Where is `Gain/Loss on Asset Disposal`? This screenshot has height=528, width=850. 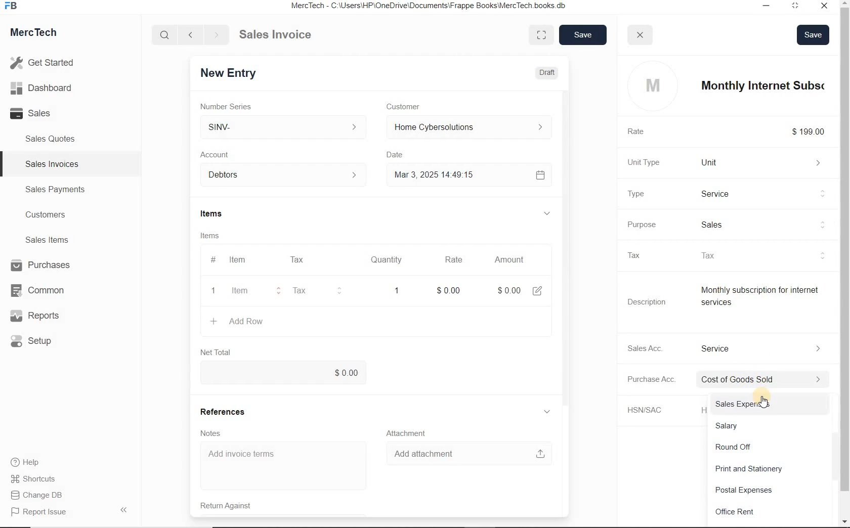
Gain/Loss on Asset Disposal is located at coordinates (770, 406).